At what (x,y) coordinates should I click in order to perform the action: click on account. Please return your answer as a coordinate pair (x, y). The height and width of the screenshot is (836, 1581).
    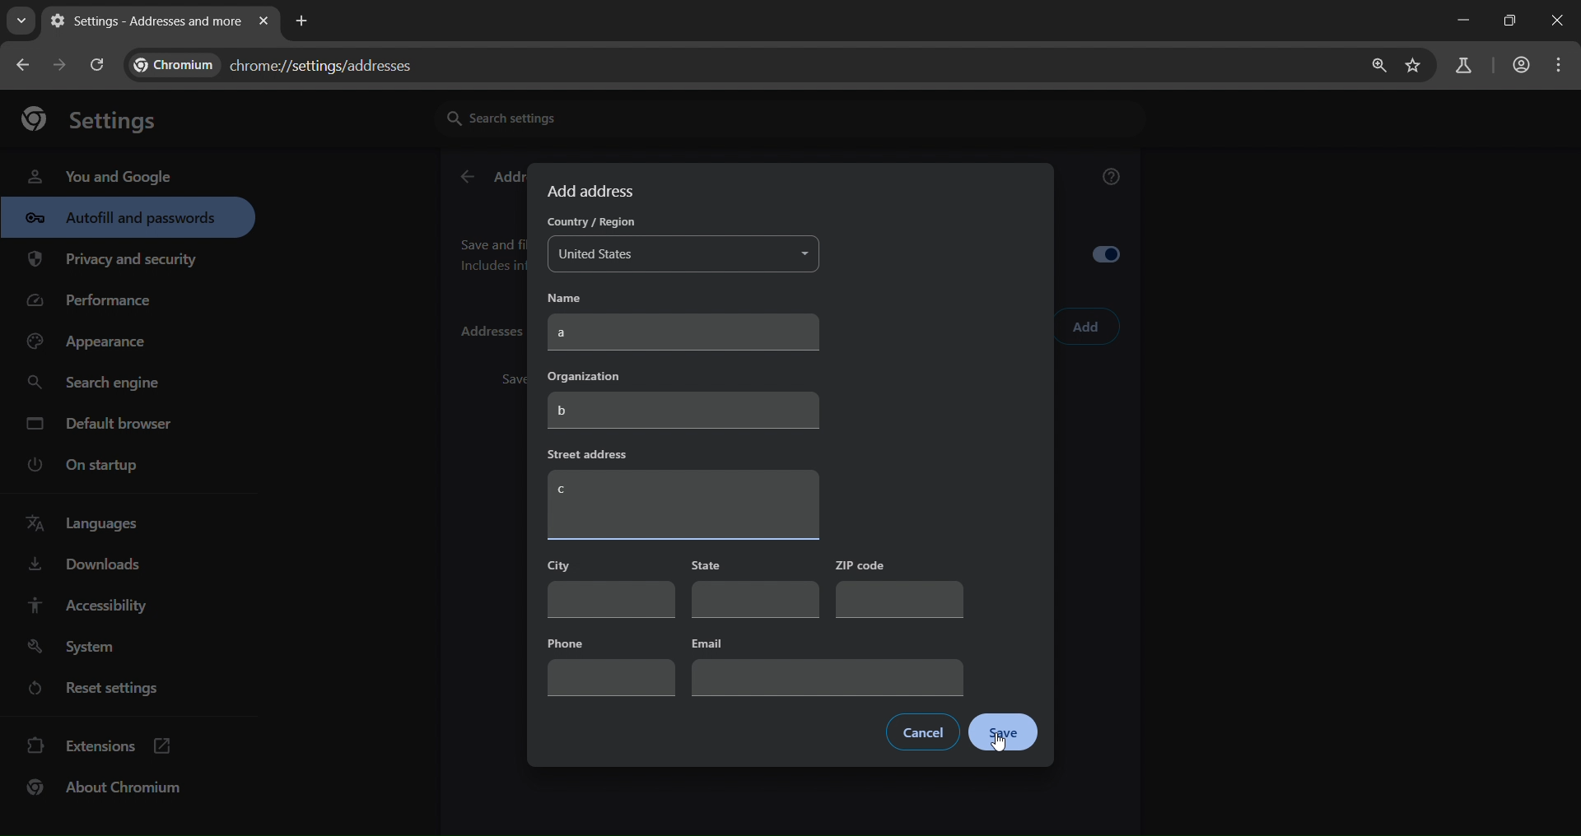
    Looking at the image, I should click on (1518, 67).